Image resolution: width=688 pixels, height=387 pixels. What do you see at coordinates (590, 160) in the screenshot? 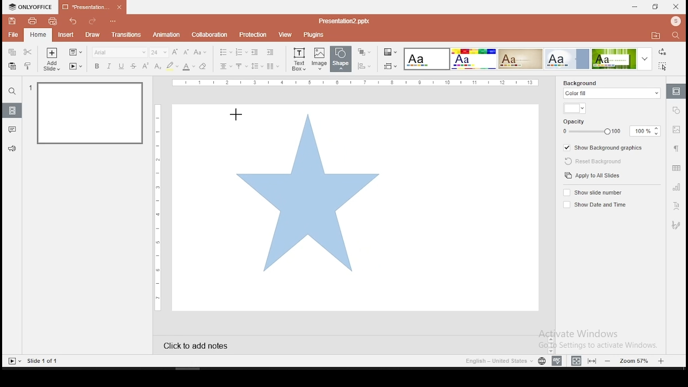
I see `reset background` at bounding box center [590, 160].